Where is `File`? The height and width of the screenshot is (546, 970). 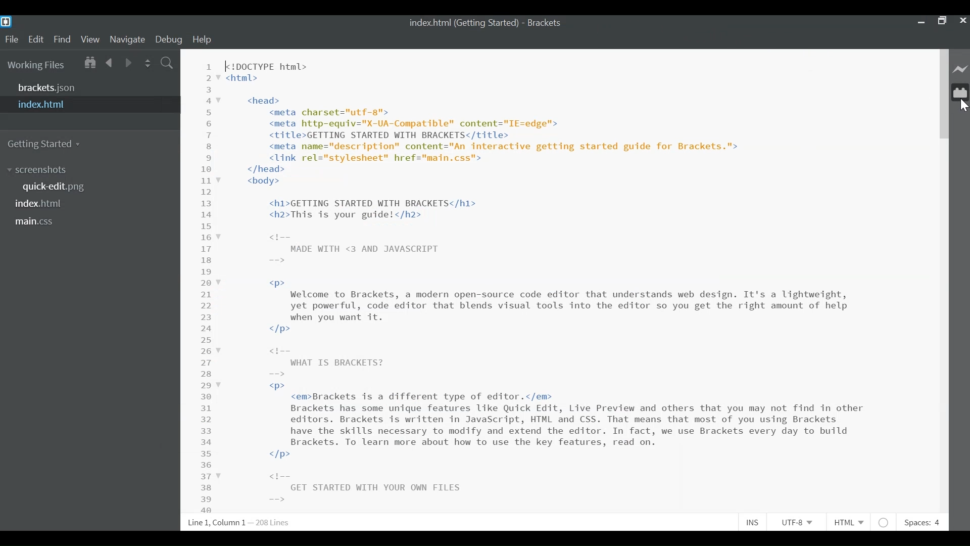 File is located at coordinates (12, 39).